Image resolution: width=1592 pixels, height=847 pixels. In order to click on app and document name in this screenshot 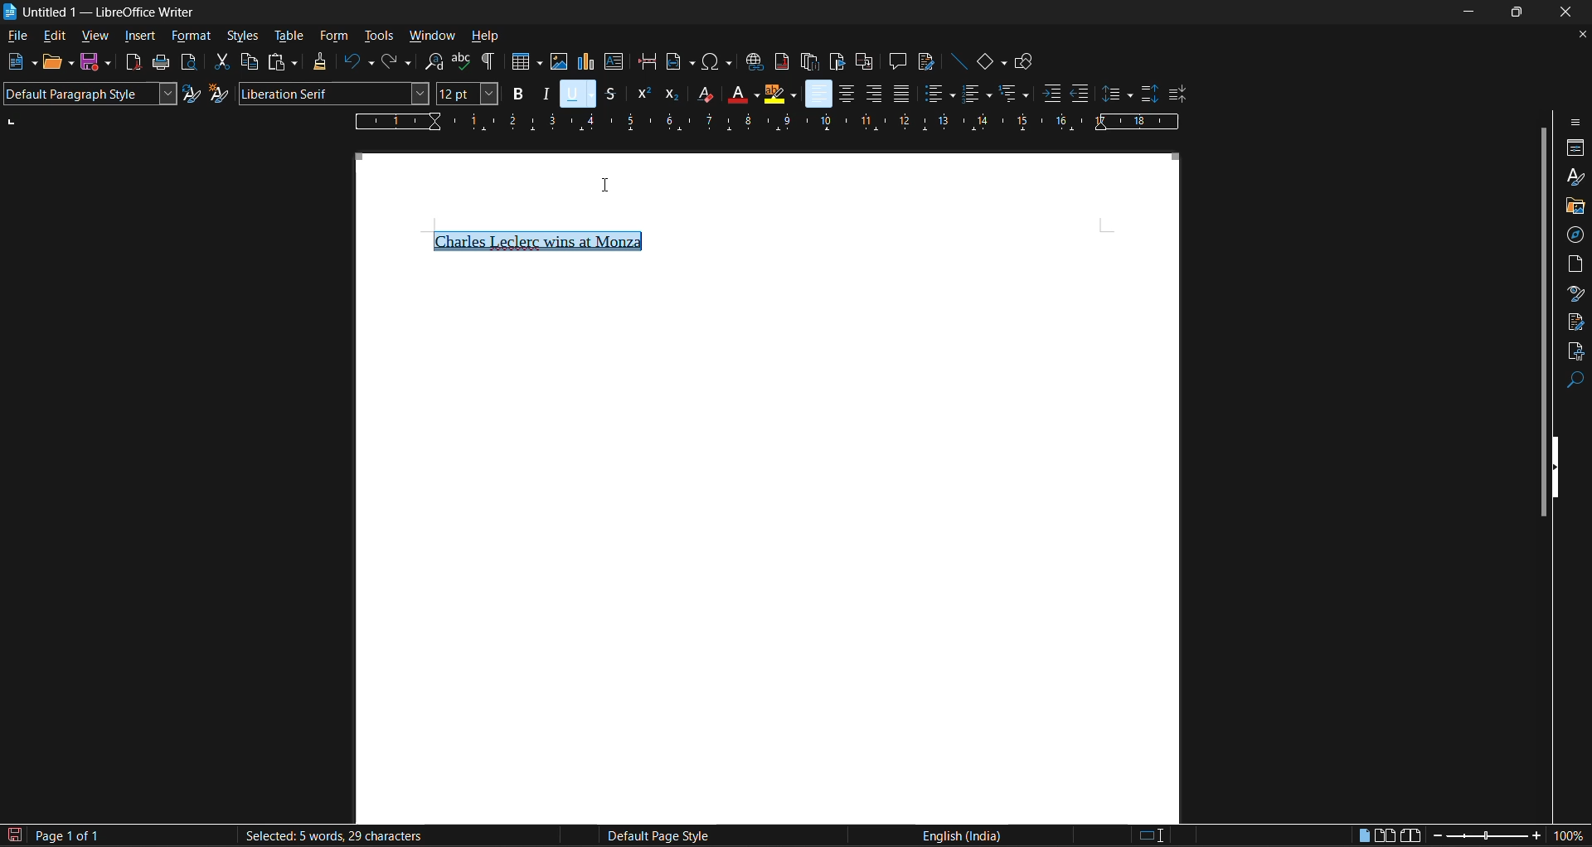, I will do `click(104, 12)`.